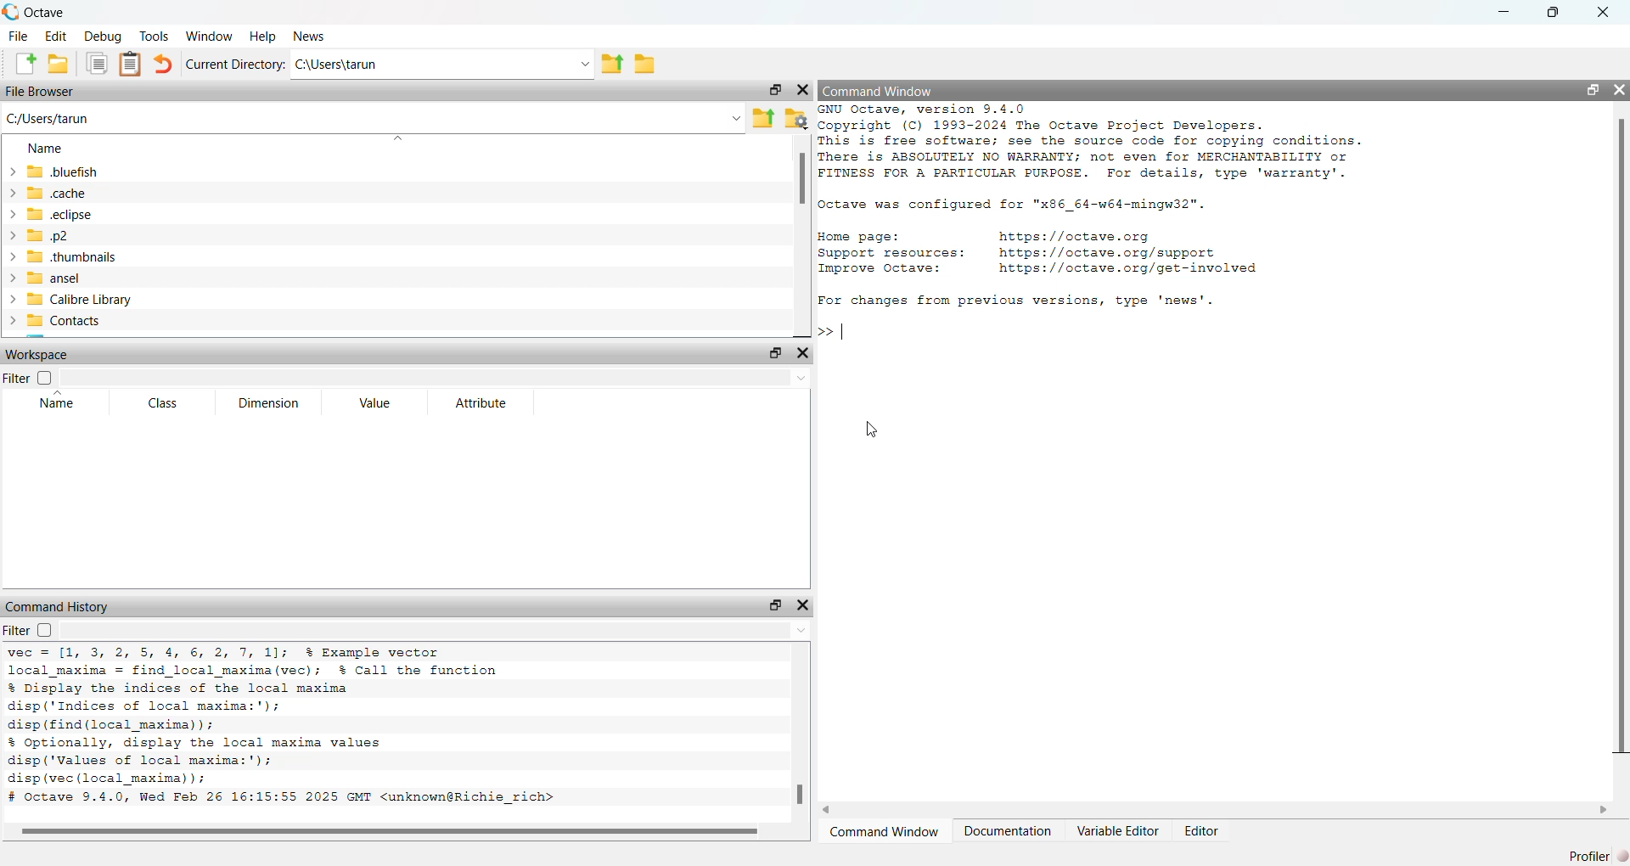 The height and width of the screenshot is (866, 1630). I want to click on vertical scroll bar, so click(1618, 450).